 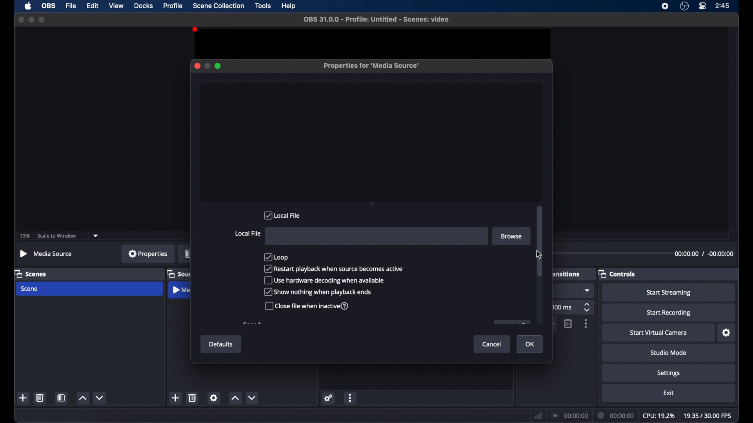 What do you see at coordinates (144, 5) in the screenshot?
I see `docks` at bounding box center [144, 5].